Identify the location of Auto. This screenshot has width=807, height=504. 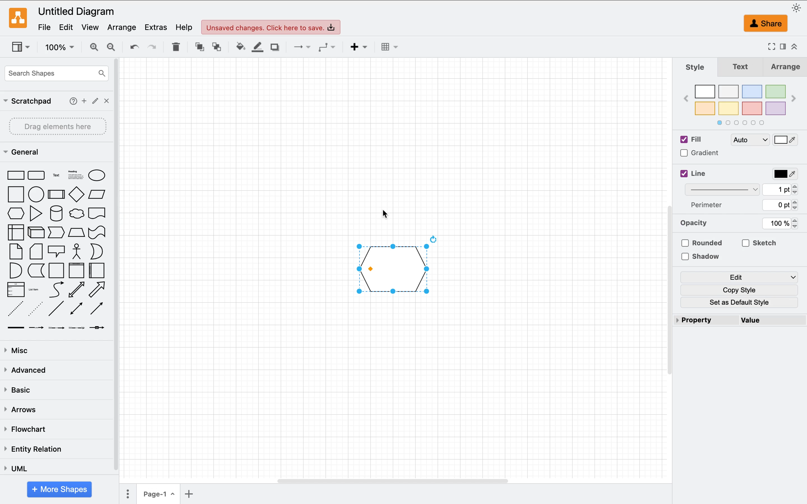
(750, 139).